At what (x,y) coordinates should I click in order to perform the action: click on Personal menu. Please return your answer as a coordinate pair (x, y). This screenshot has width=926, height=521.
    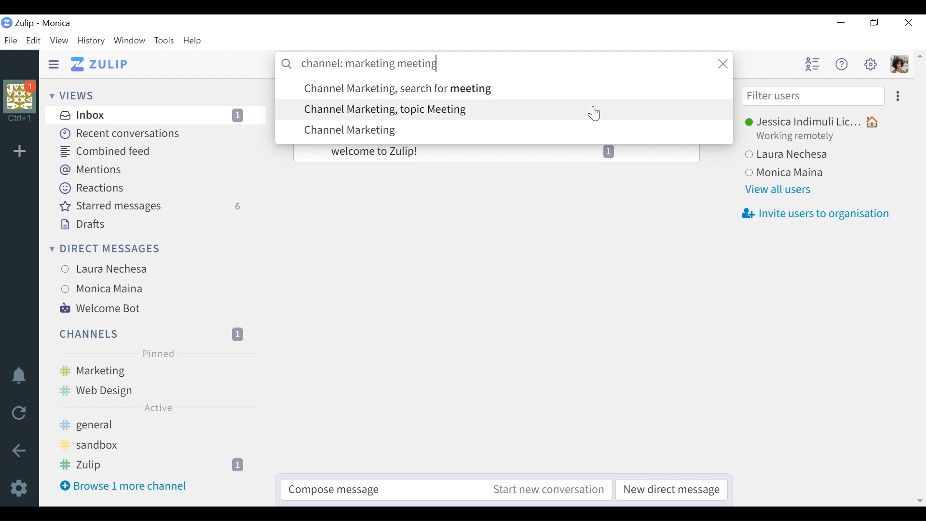
    Looking at the image, I should click on (901, 65).